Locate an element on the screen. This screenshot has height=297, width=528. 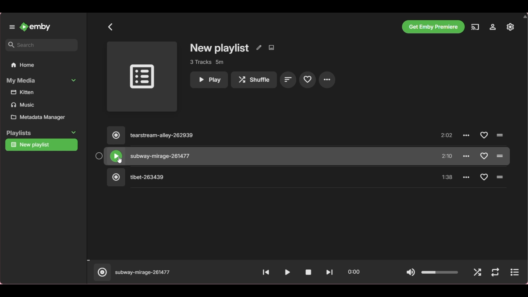
Timestamp of song is located at coordinates (353, 272).